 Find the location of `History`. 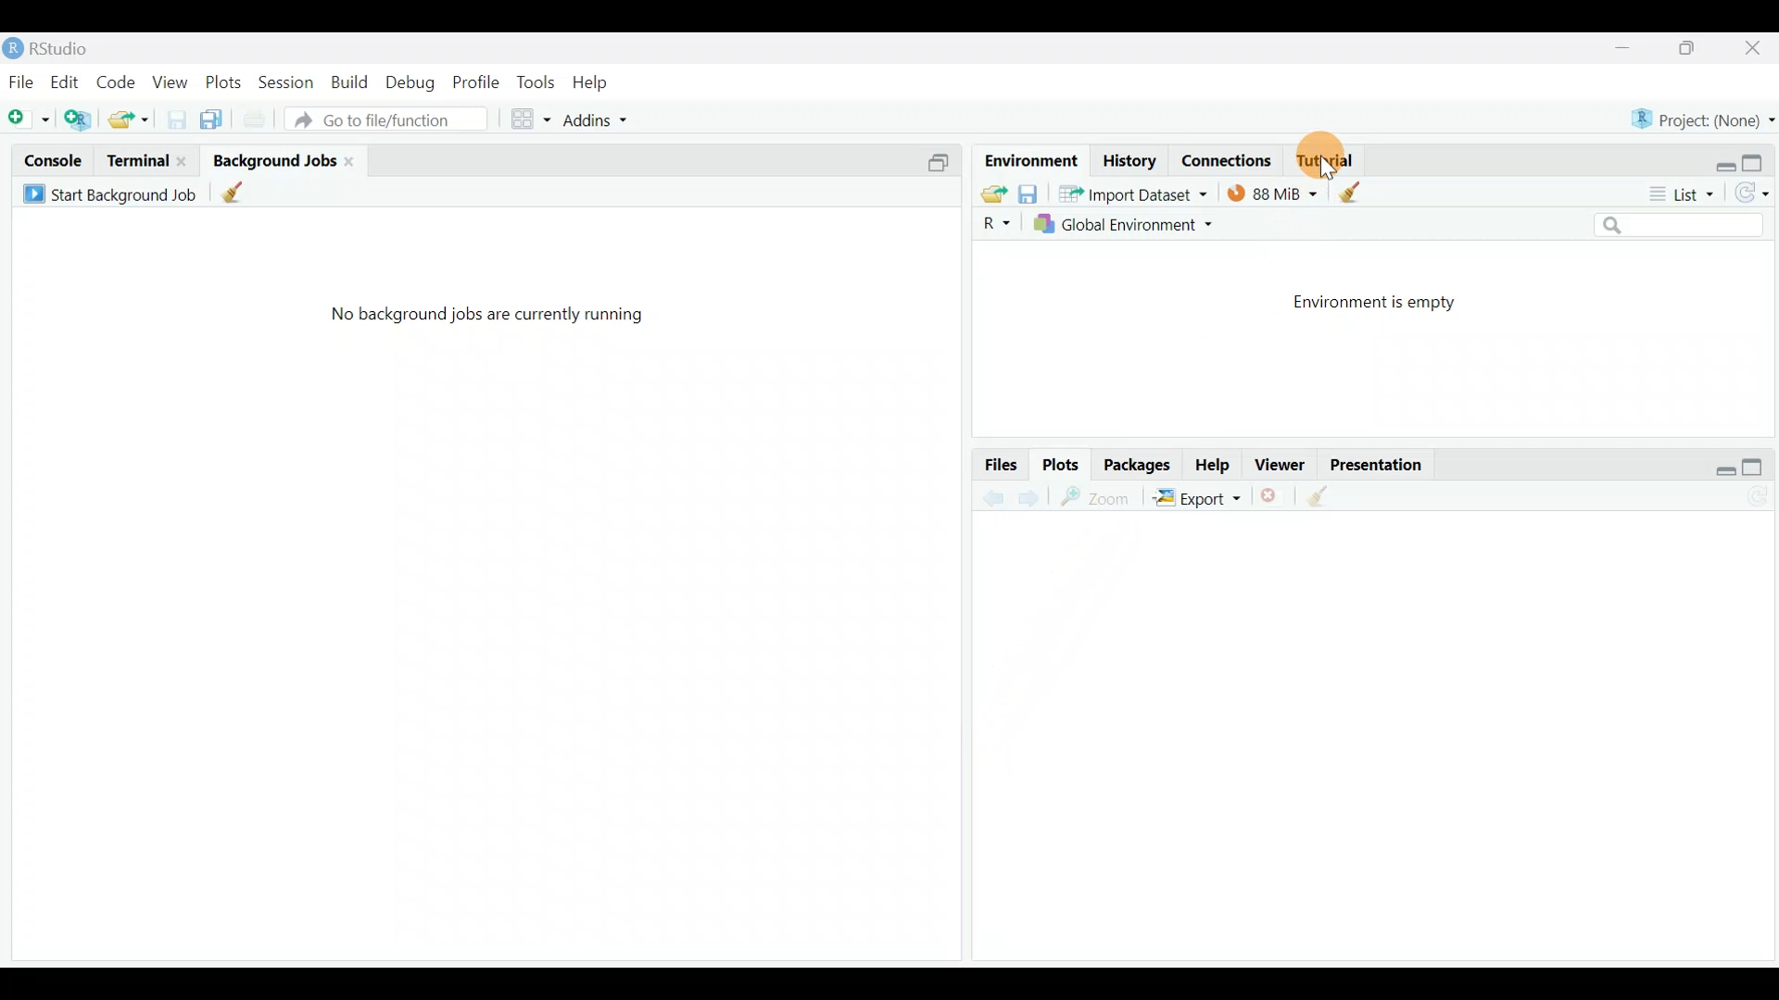

History is located at coordinates (1128, 159).